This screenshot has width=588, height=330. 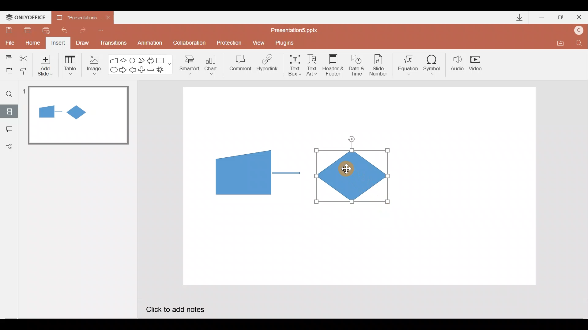 I want to click on Slide number, so click(x=380, y=65).